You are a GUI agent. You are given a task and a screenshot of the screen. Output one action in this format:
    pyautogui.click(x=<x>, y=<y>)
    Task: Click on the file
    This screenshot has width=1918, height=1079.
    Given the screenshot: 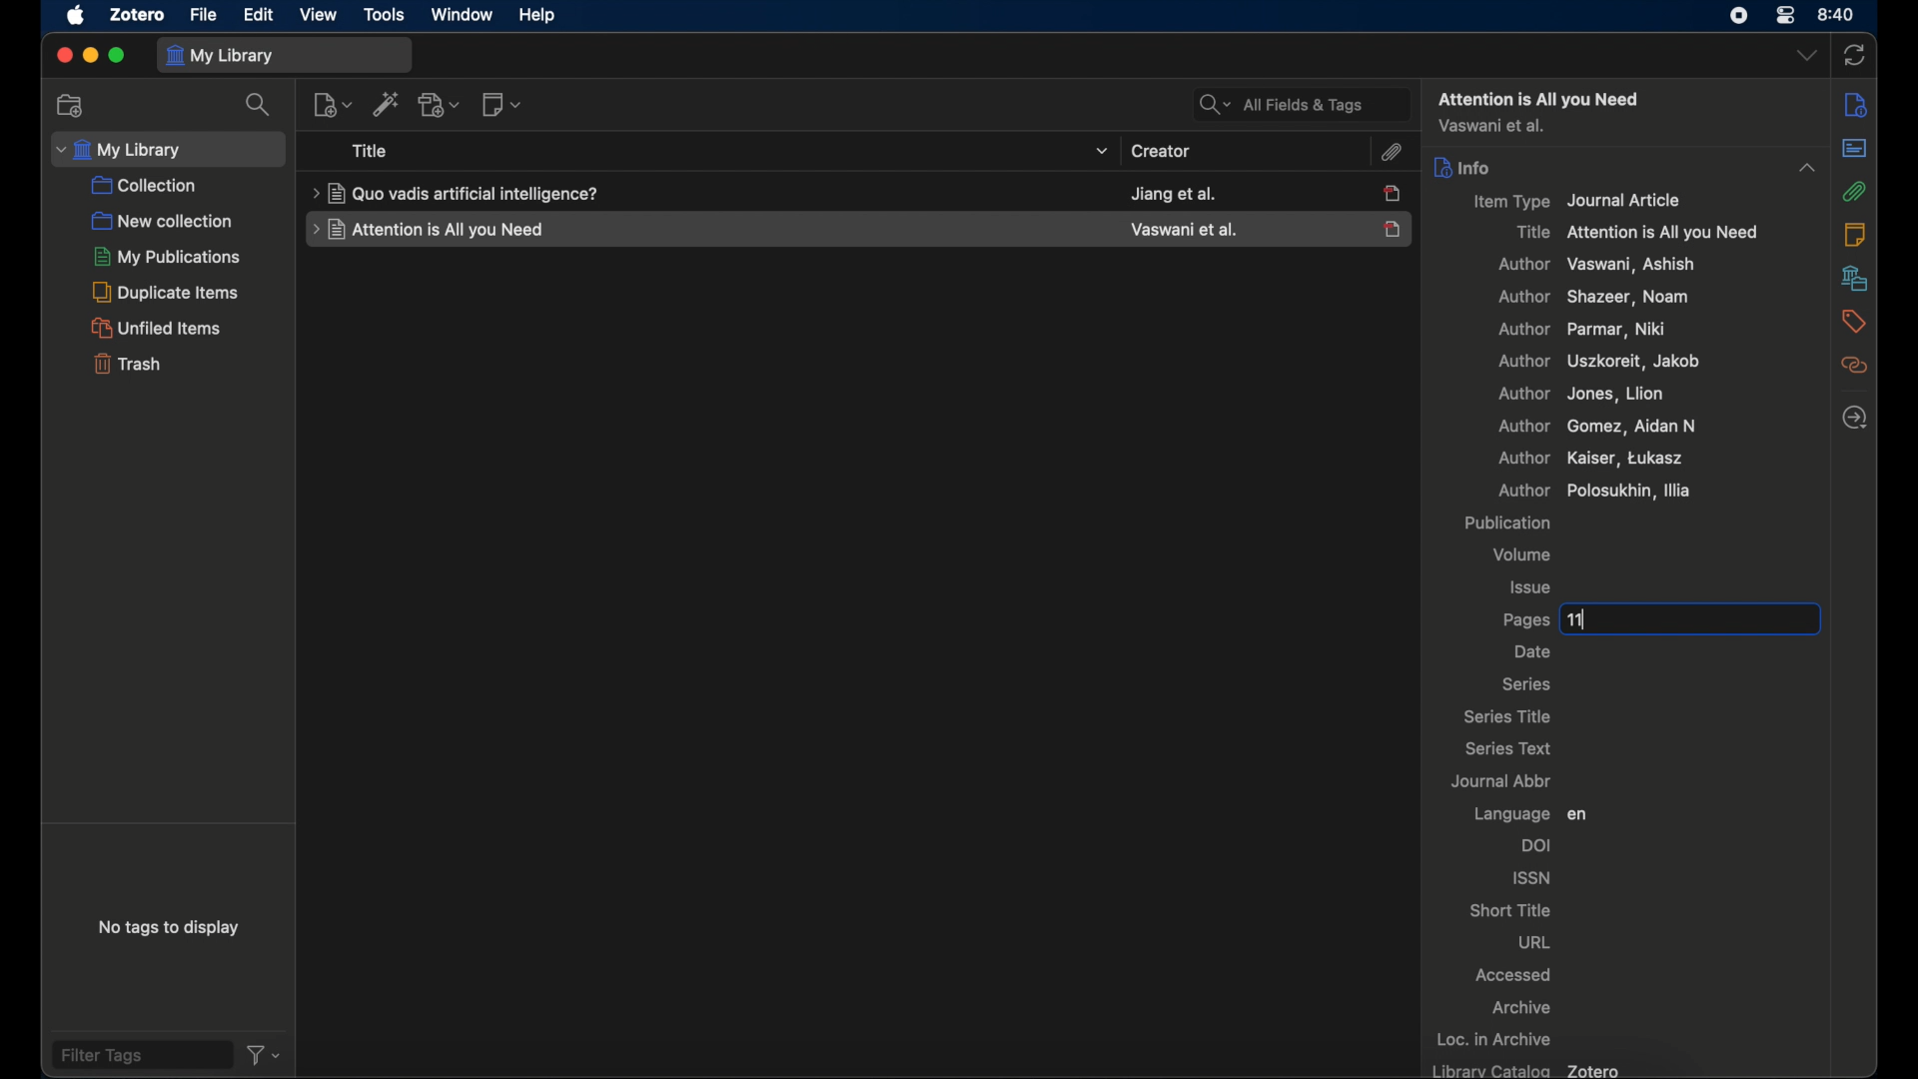 What is the action you would take?
    pyautogui.click(x=203, y=14)
    